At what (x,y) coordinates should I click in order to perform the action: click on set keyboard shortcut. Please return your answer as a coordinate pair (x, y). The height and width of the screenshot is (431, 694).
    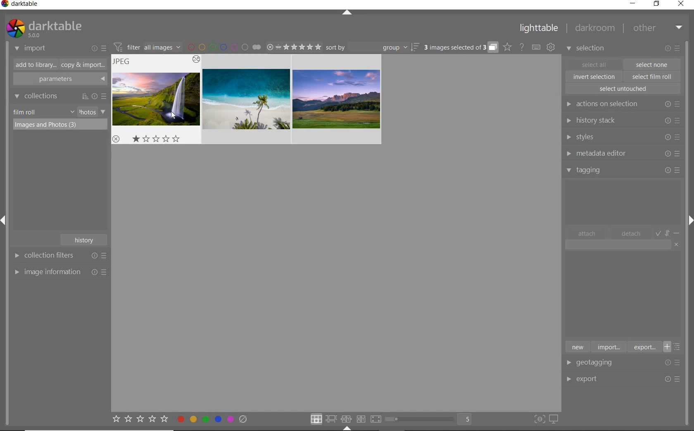
    Looking at the image, I should click on (536, 47).